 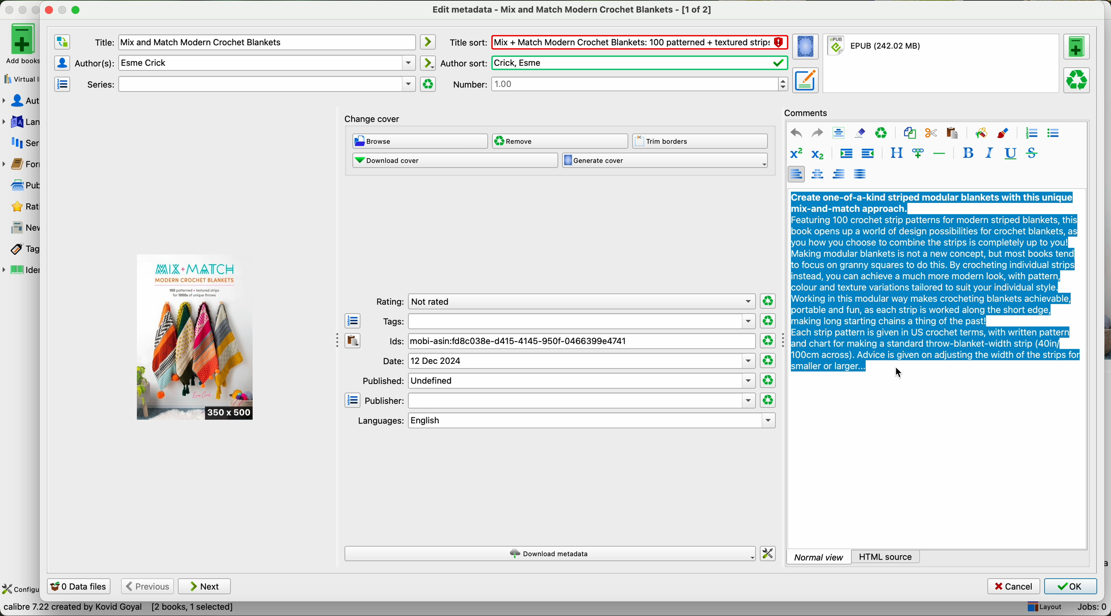 What do you see at coordinates (61, 83) in the screenshot?
I see `set the series manage editor` at bounding box center [61, 83].